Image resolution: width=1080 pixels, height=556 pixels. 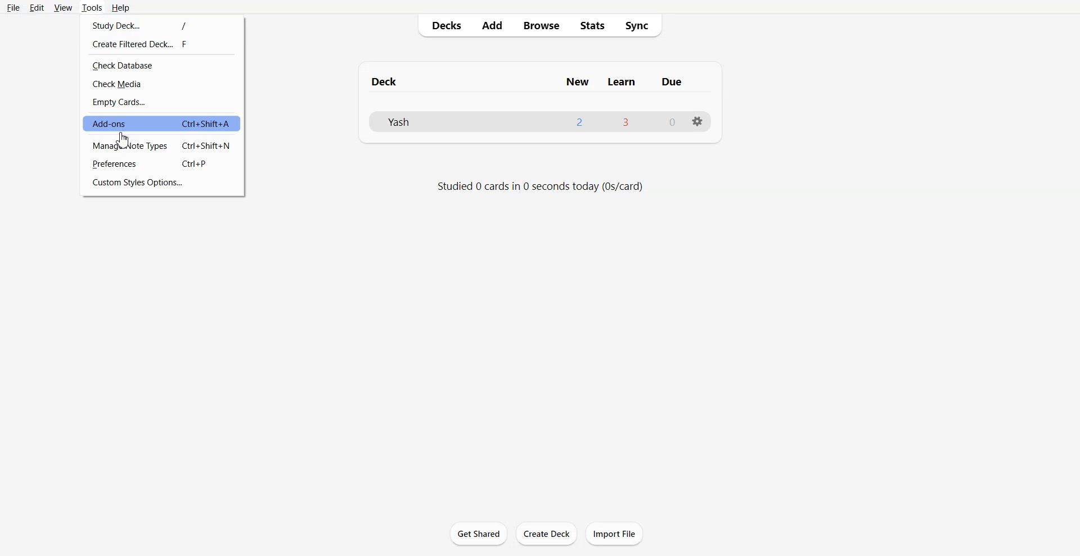 I want to click on Add, so click(x=493, y=25).